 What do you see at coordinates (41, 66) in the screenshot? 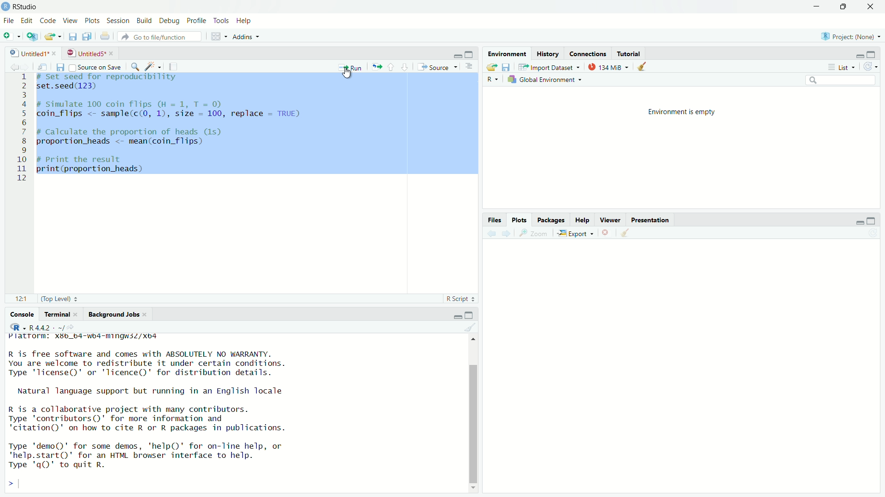
I see `show in new window` at bounding box center [41, 66].